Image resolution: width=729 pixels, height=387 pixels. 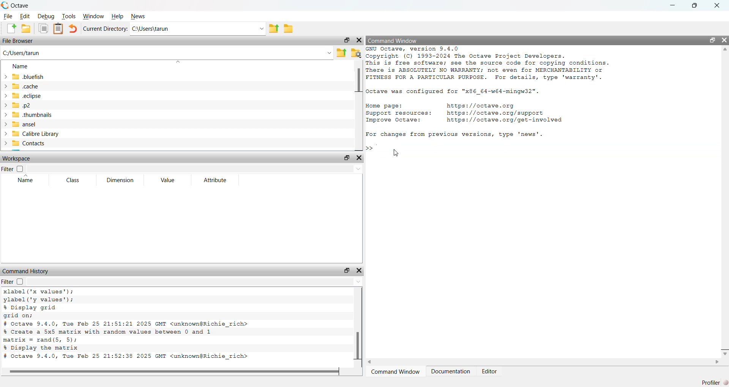 I want to click on Command History, so click(x=27, y=270).